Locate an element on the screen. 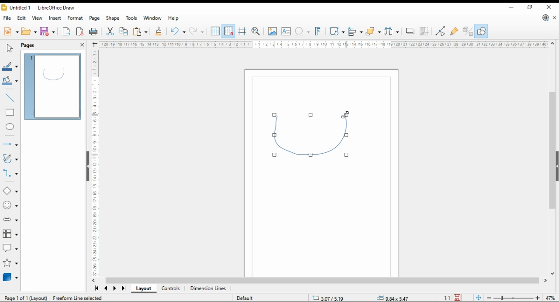 Image resolution: width=559 pixels, height=302 pixels. copy is located at coordinates (123, 32).